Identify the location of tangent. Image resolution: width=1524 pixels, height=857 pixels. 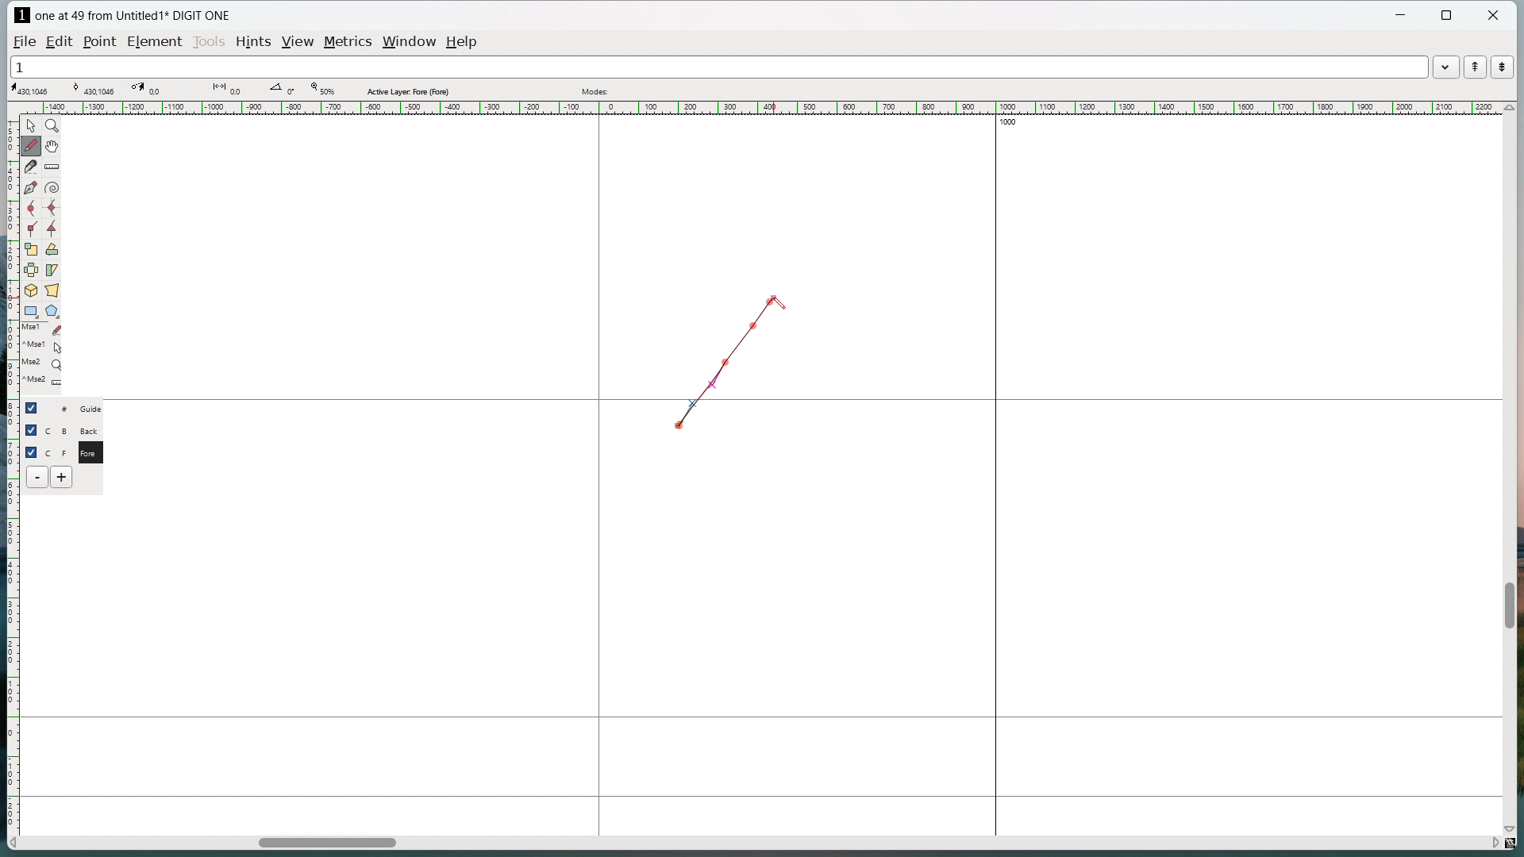
(94, 88).